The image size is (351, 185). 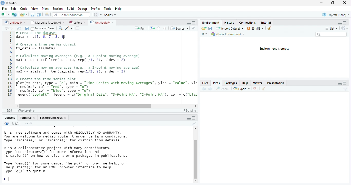 I want to click on maximize, so click(x=333, y=3).